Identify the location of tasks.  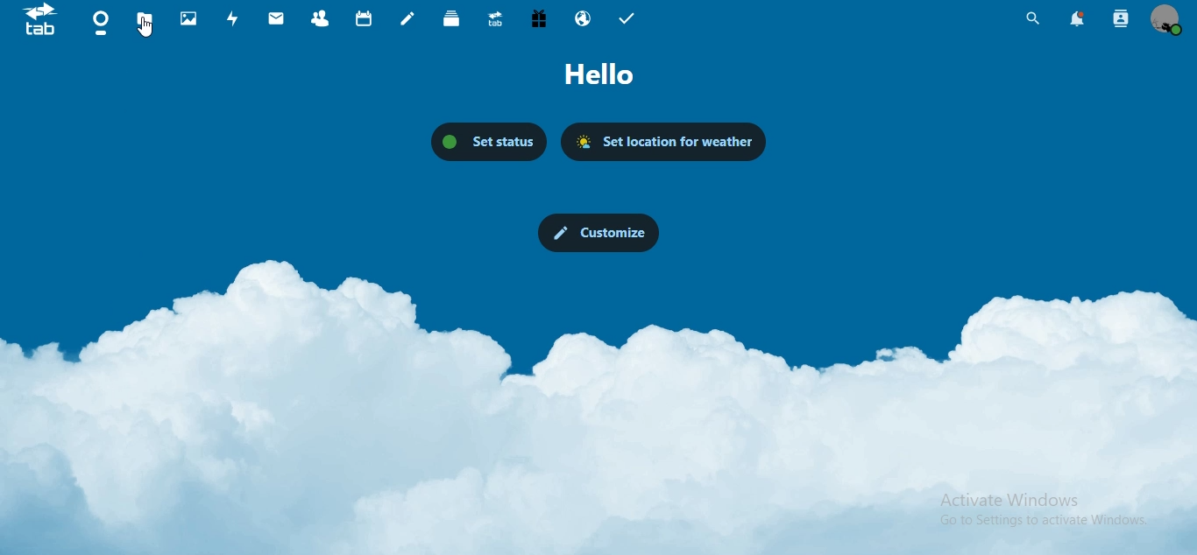
(626, 18).